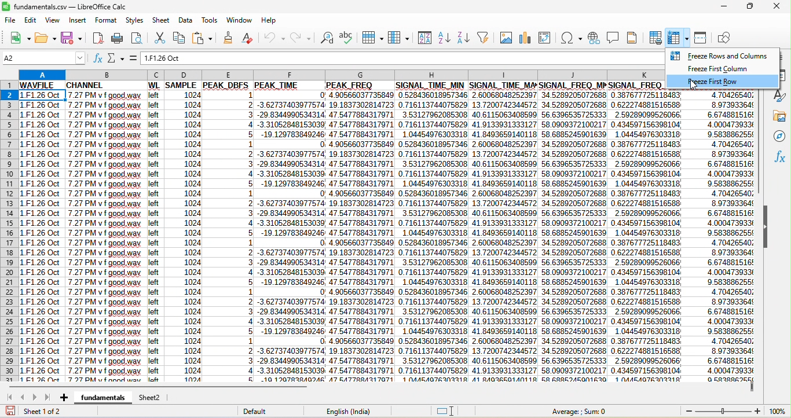  What do you see at coordinates (36, 395) in the screenshot?
I see `next sheet` at bounding box center [36, 395].